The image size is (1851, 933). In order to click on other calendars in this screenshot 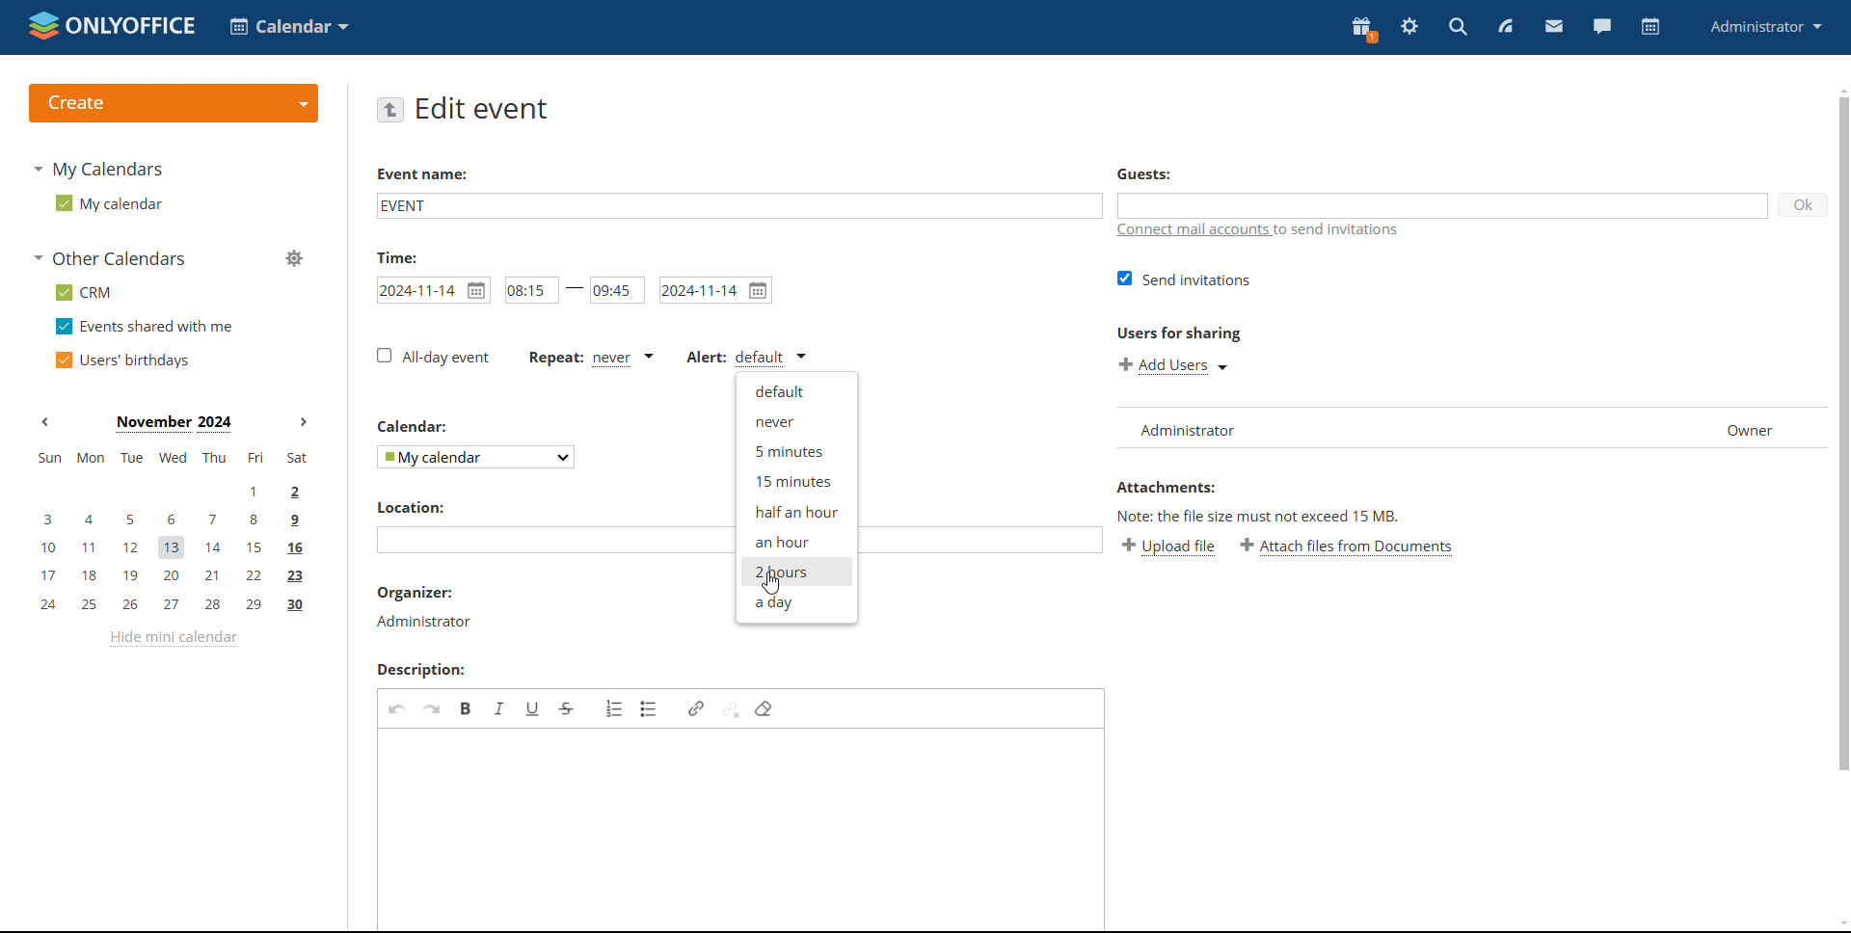, I will do `click(107, 258)`.